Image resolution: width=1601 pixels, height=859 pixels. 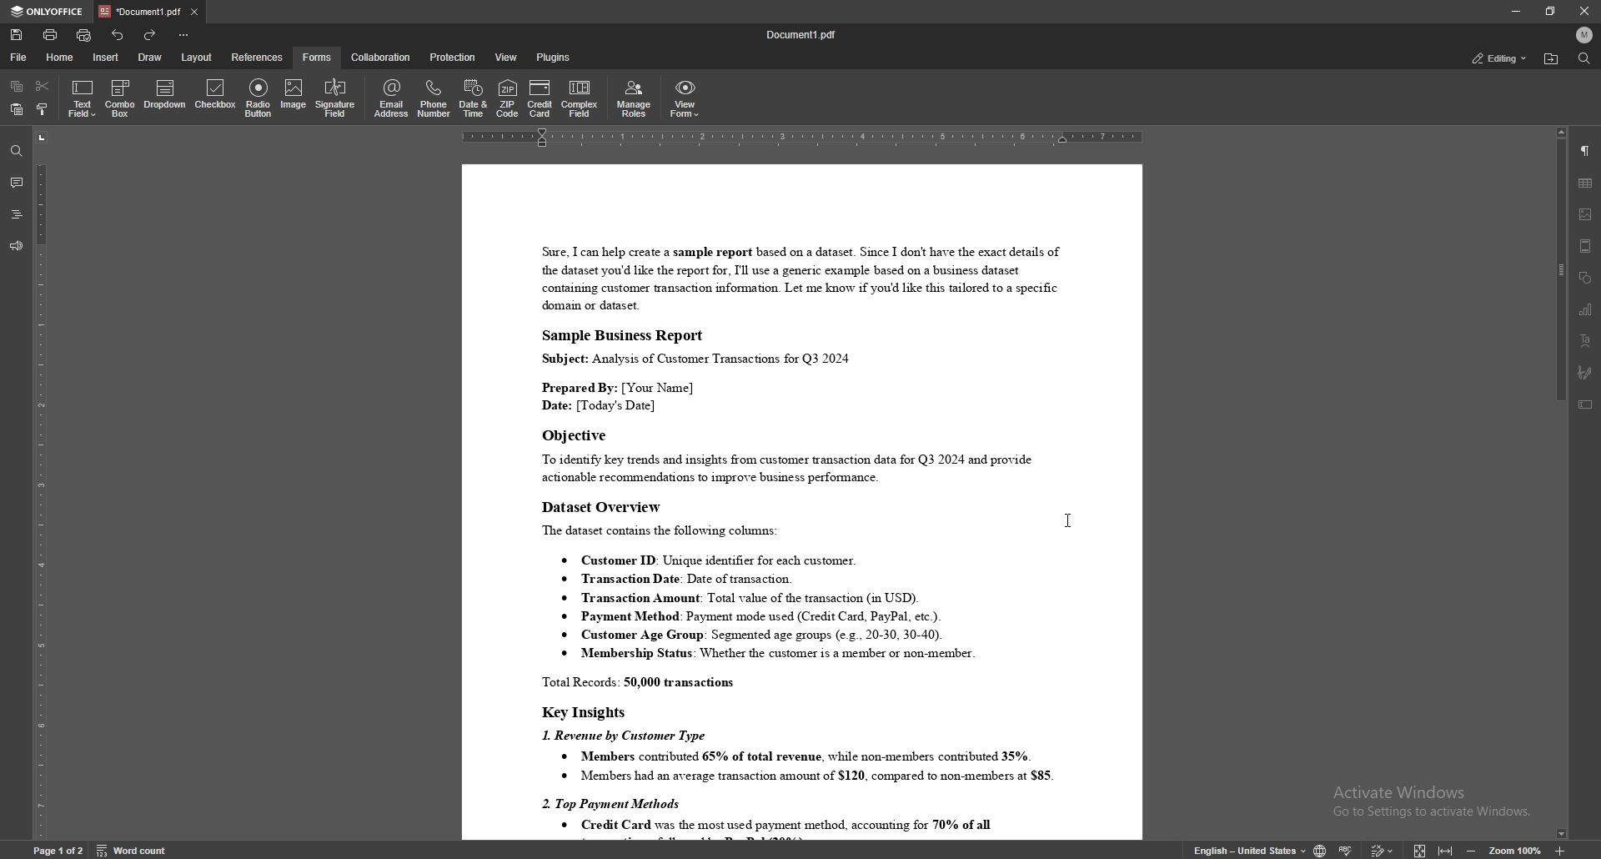 I want to click on view, so click(x=508, y=57).